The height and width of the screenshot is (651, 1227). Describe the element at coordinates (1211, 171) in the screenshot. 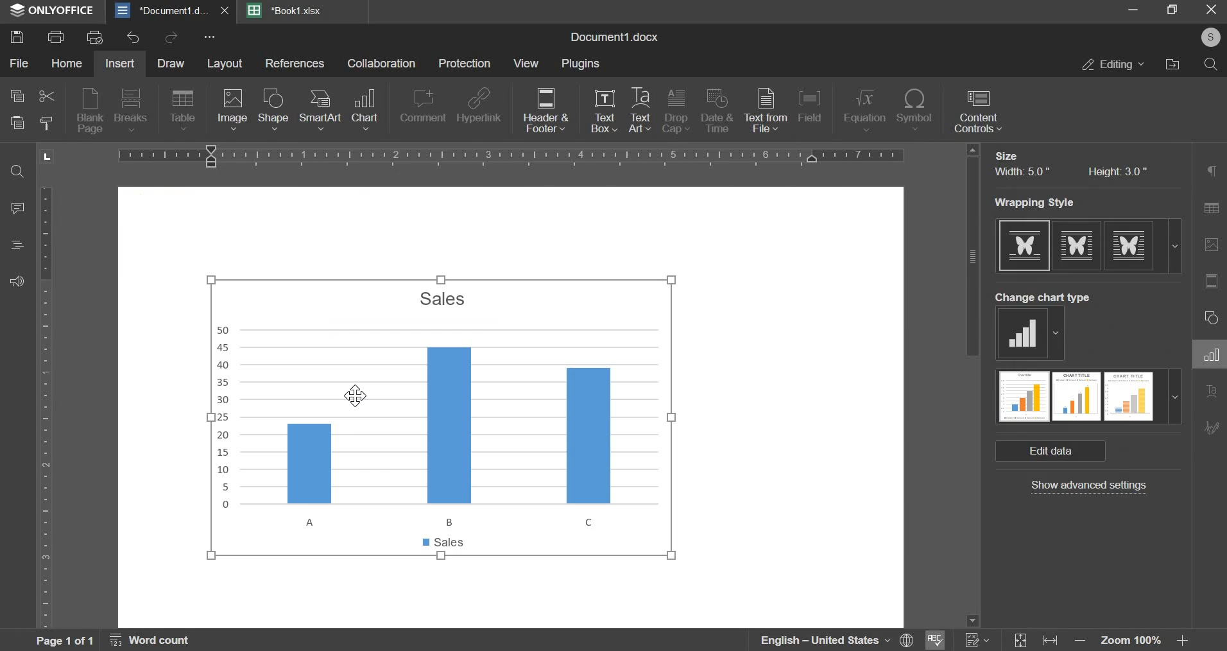

I see `Table Tool` at that location.